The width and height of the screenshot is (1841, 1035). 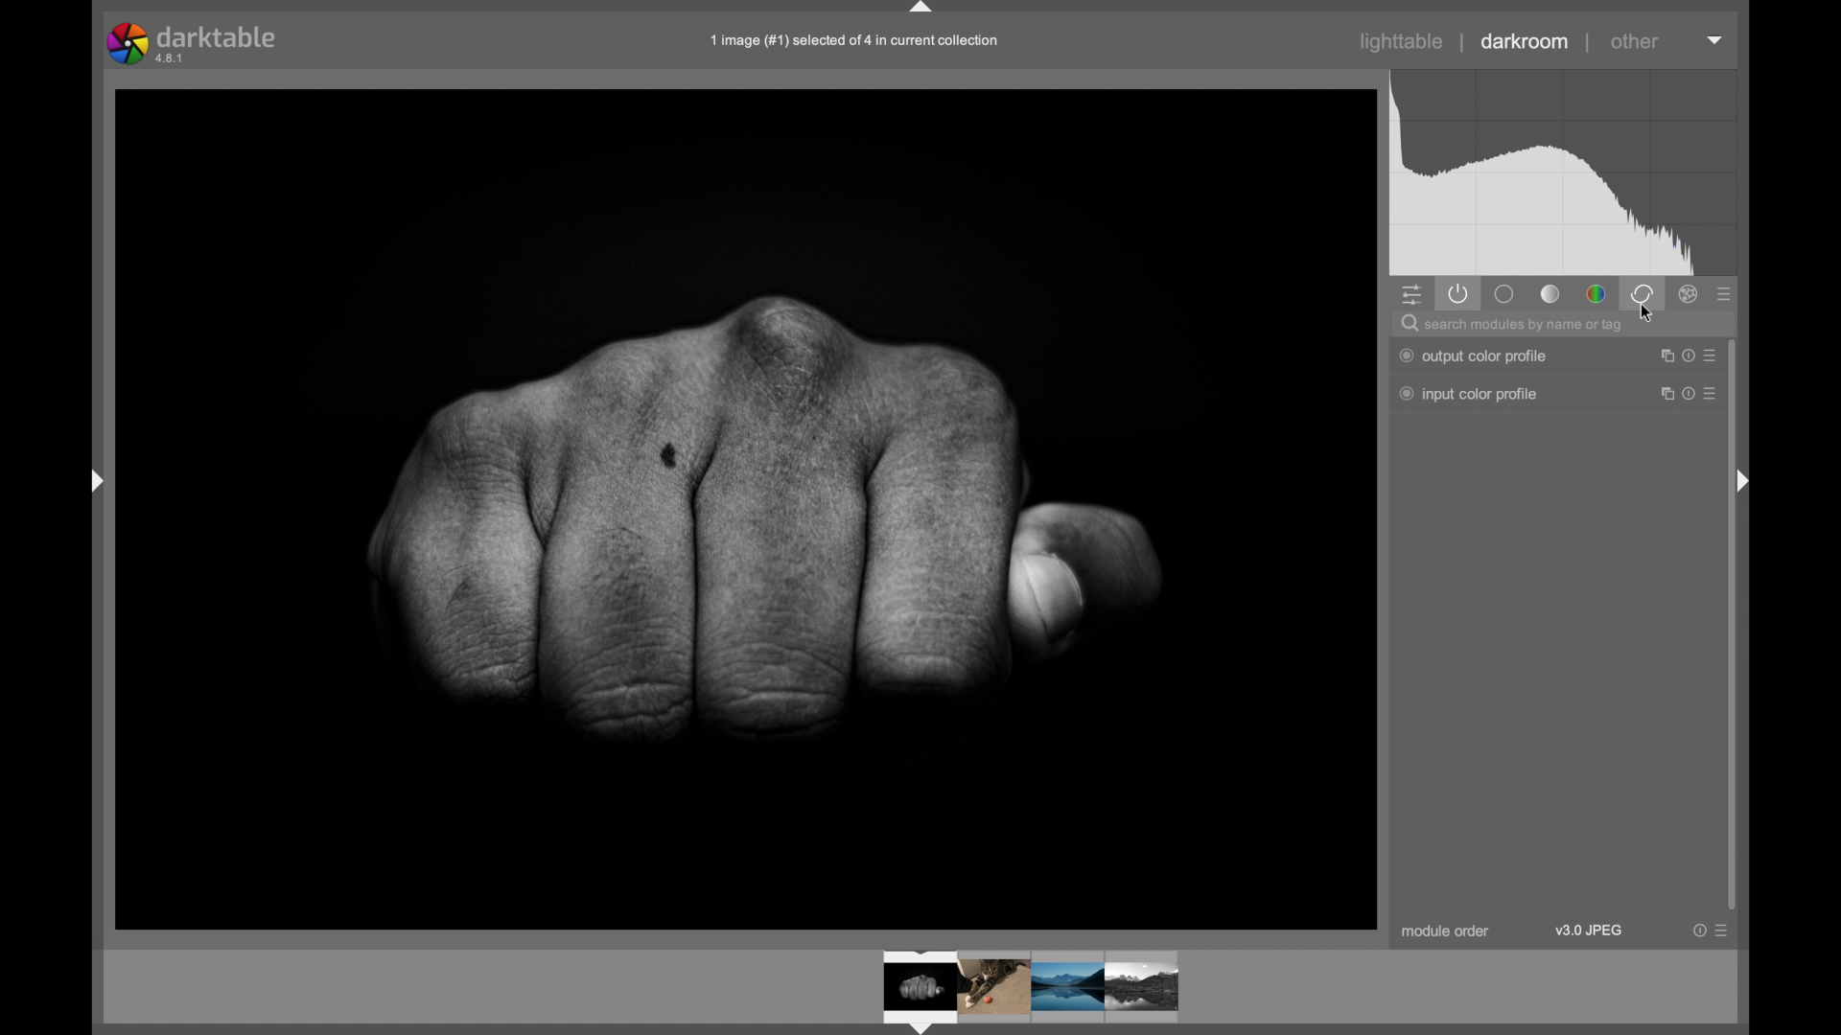 What do you see at coordinates (1711, 931) in the screenshot?
I see `more options` at bounding box center [1711, 931].